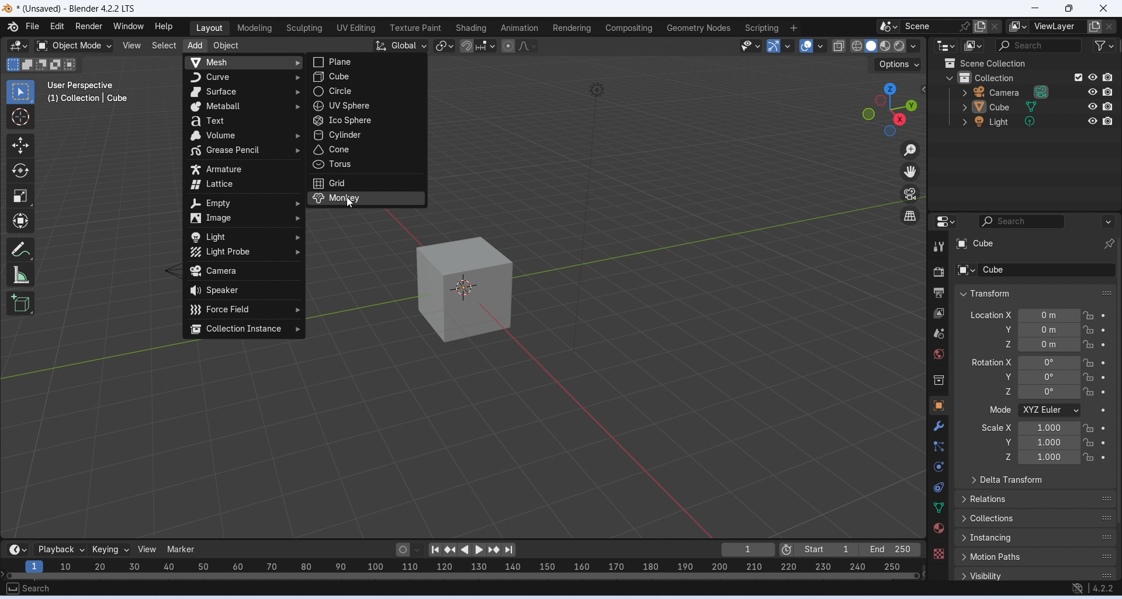  Describe the element at coordinates (1089, 429) in the screenshot. I see `lock location` at that location.